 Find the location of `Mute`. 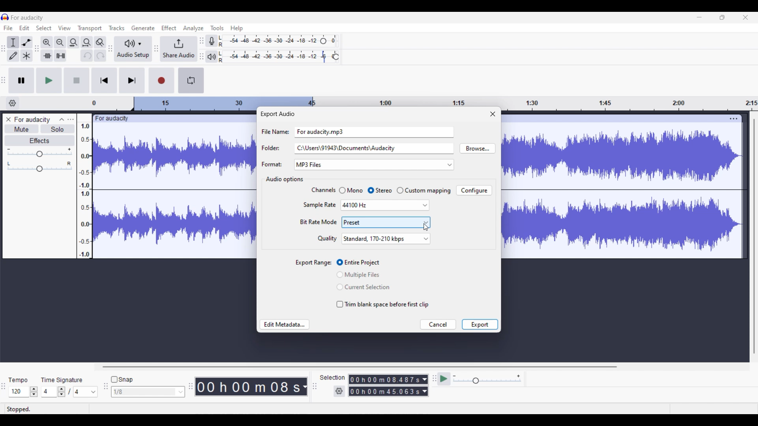

Mute is located at coordinates (22, 129).